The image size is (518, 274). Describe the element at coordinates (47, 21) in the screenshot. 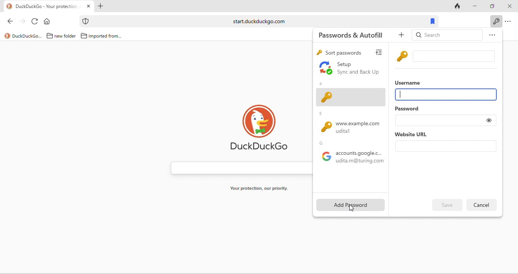

I see `home` at that location.